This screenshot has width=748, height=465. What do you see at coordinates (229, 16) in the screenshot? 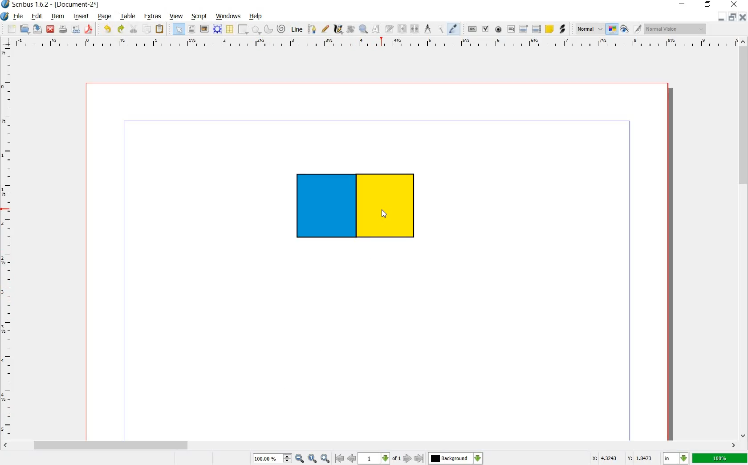
I see `windows` at bounding box center [229, 16].